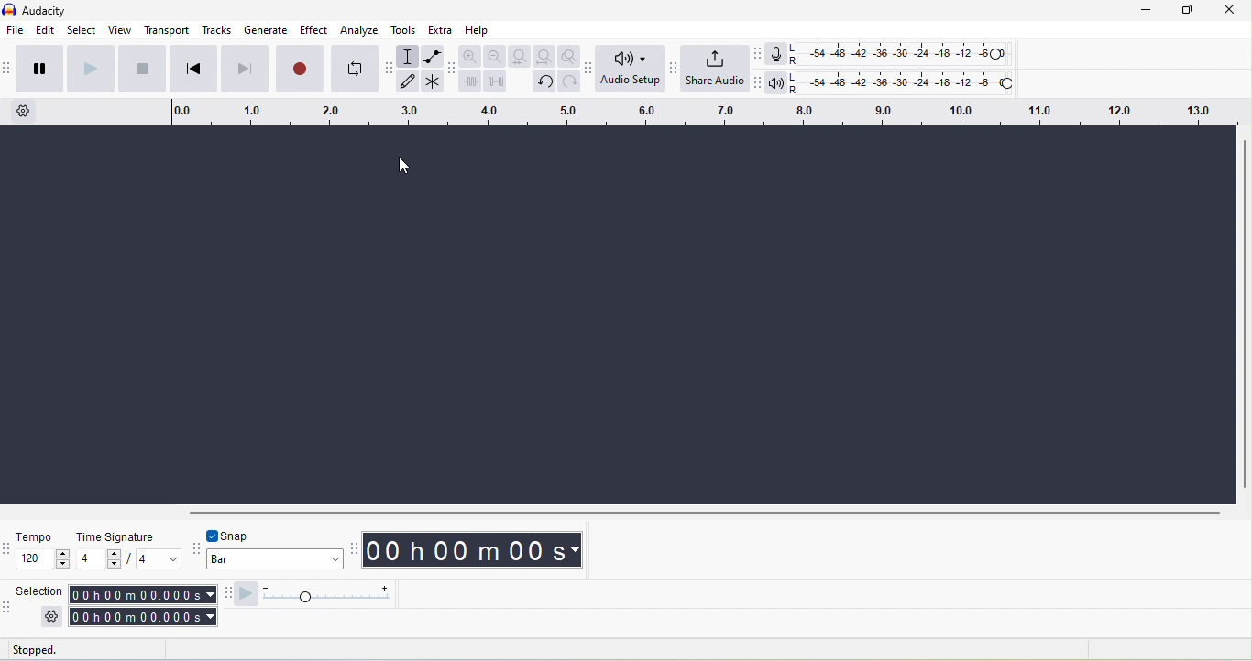 The height and width of the screenshot is (661, 1252). I want to click on click and drag to define a looping region, so click(700, 113).